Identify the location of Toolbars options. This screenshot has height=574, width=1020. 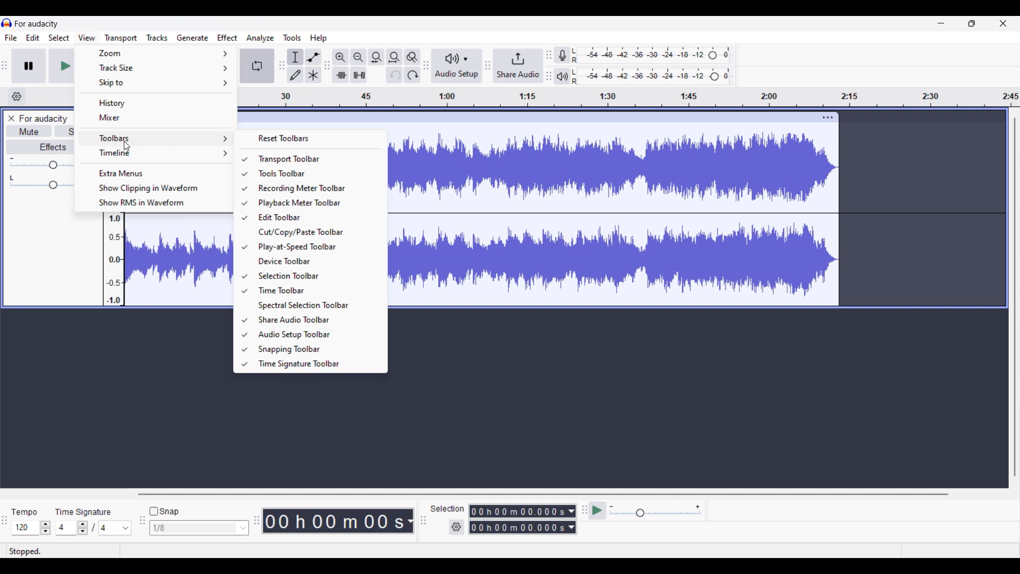
(155, 138).